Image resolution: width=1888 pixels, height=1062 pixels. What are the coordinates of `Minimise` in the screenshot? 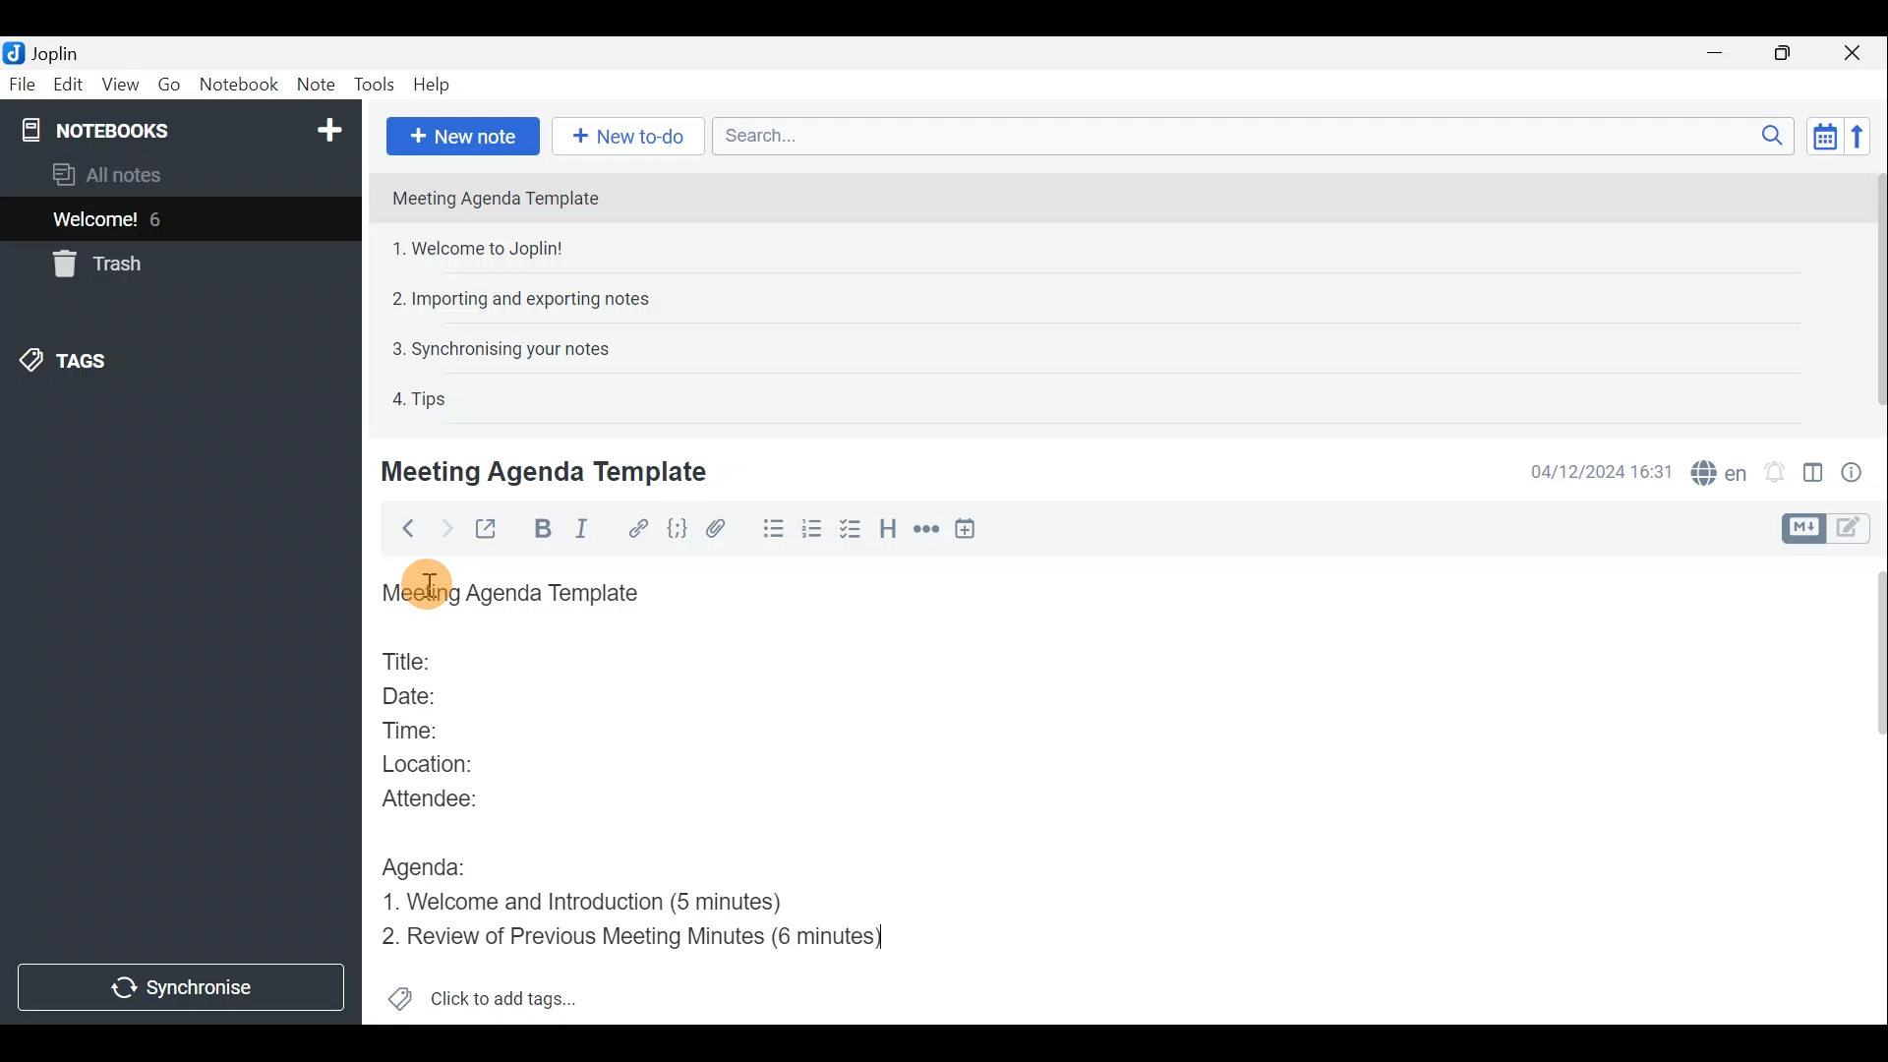 It's located at (1718, 52).